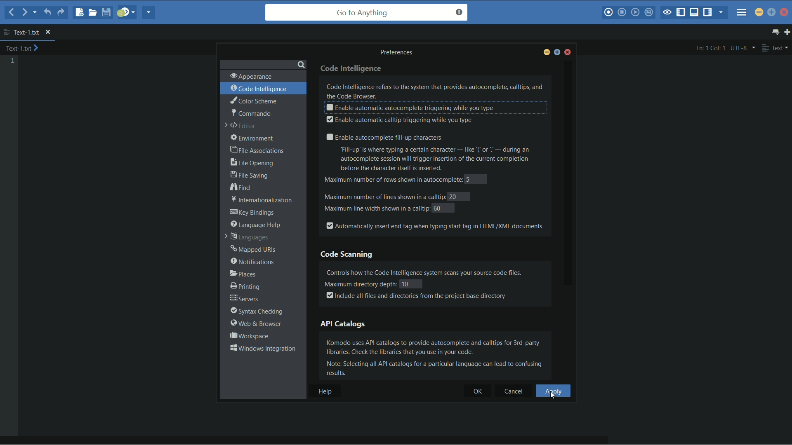 This screenshot has height=445, width=792. Describe the element at coordinates (556, 54) in the screenshot. I see `maximize` at that location.